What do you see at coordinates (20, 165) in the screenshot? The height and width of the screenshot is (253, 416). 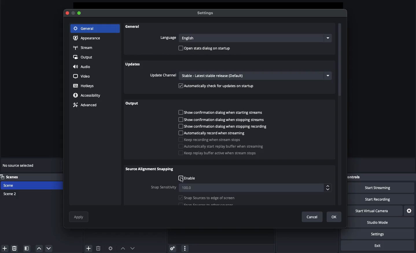 I see `No sources selected` at bounding box center [20, 165].